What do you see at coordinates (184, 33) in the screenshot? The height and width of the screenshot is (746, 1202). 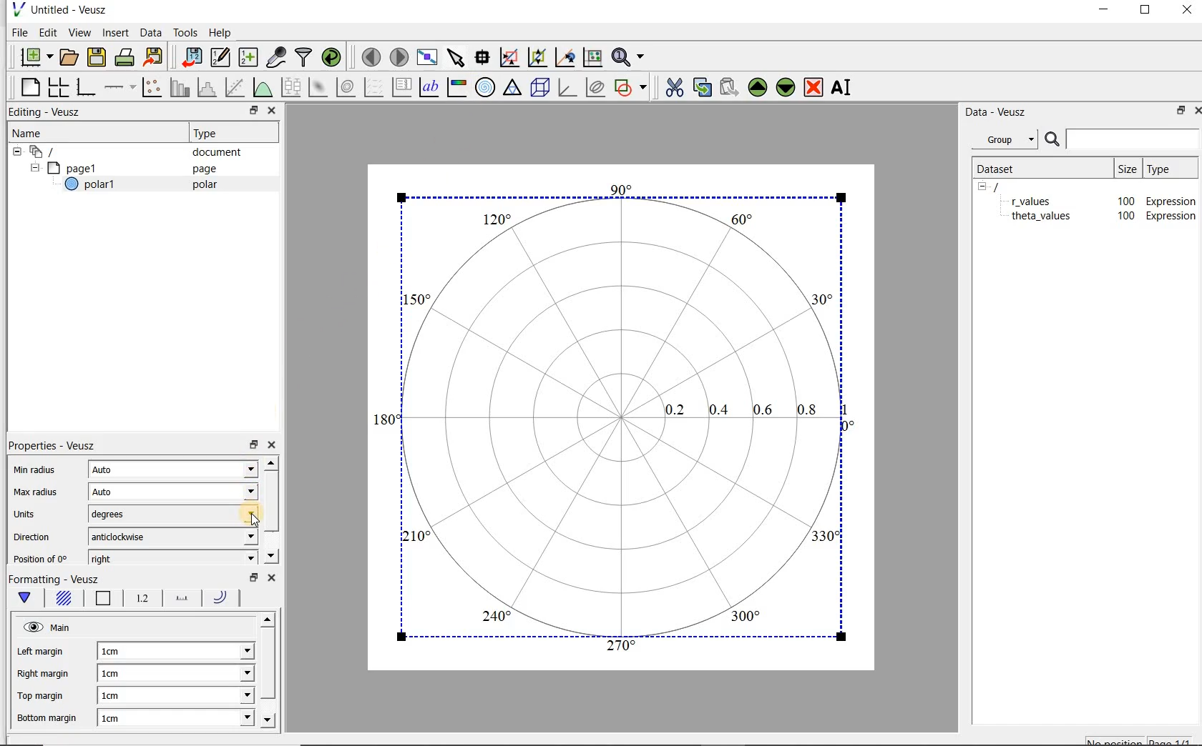 I see `Tools` at bounding box center [184, 33].